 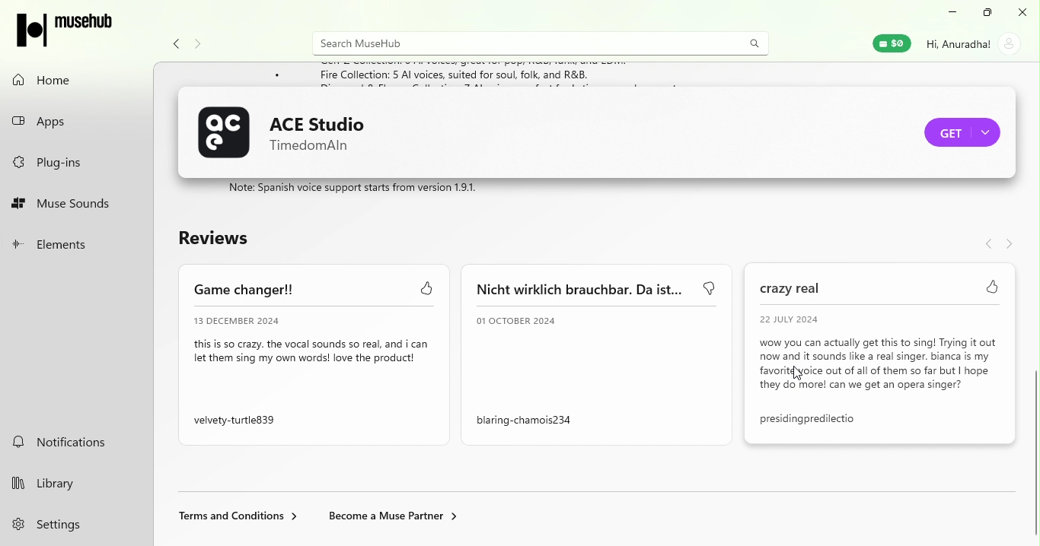 I want to click on muse sounds, so click(x=78, y=205).